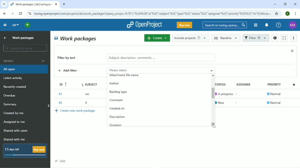 The width and height of the screenshot is (300, 168). I want to click on Modules, so click(255, 25).